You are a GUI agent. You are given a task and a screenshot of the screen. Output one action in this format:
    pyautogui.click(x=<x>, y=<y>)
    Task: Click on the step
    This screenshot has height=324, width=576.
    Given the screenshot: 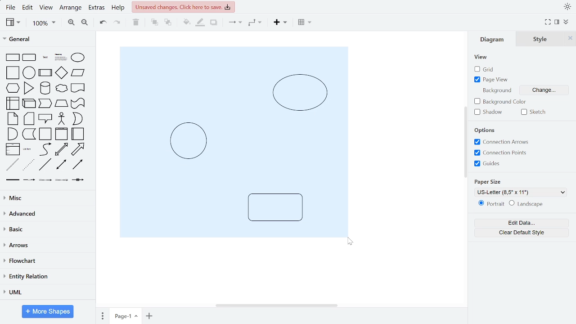 What is the action you would take?
    pyautogui.click(x=45, y=104)
    